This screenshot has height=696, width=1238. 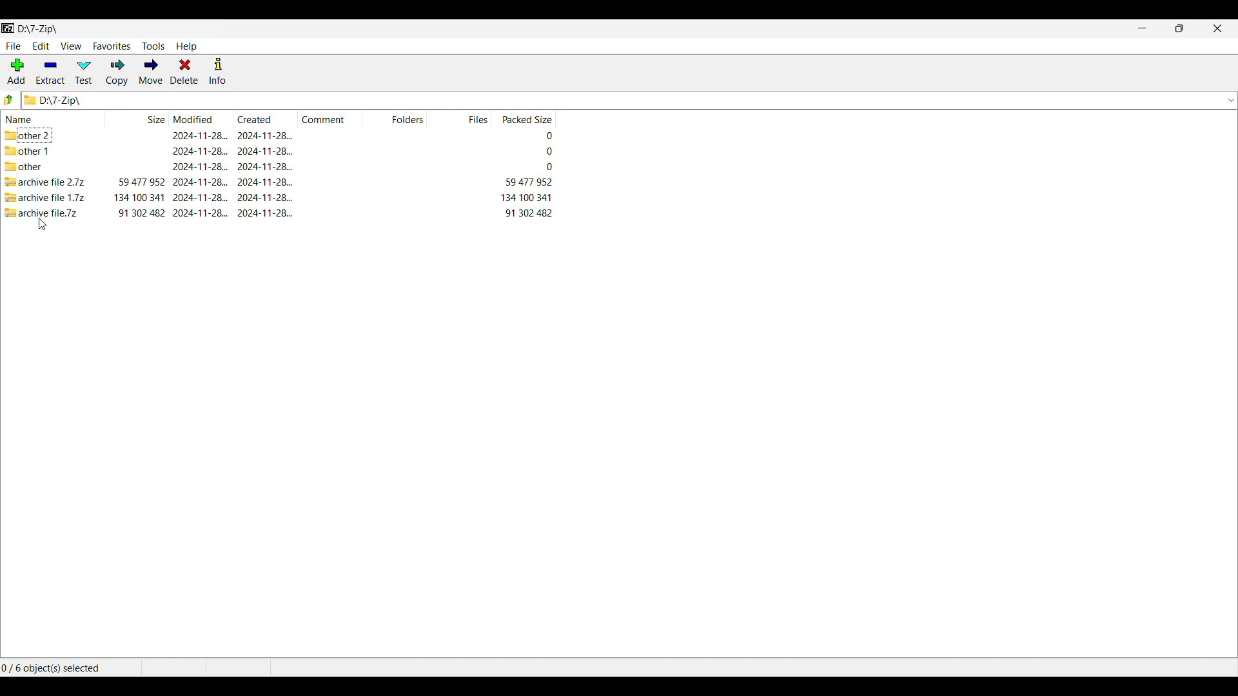 I want to click on modified date & time, so click(x=201, y=151).